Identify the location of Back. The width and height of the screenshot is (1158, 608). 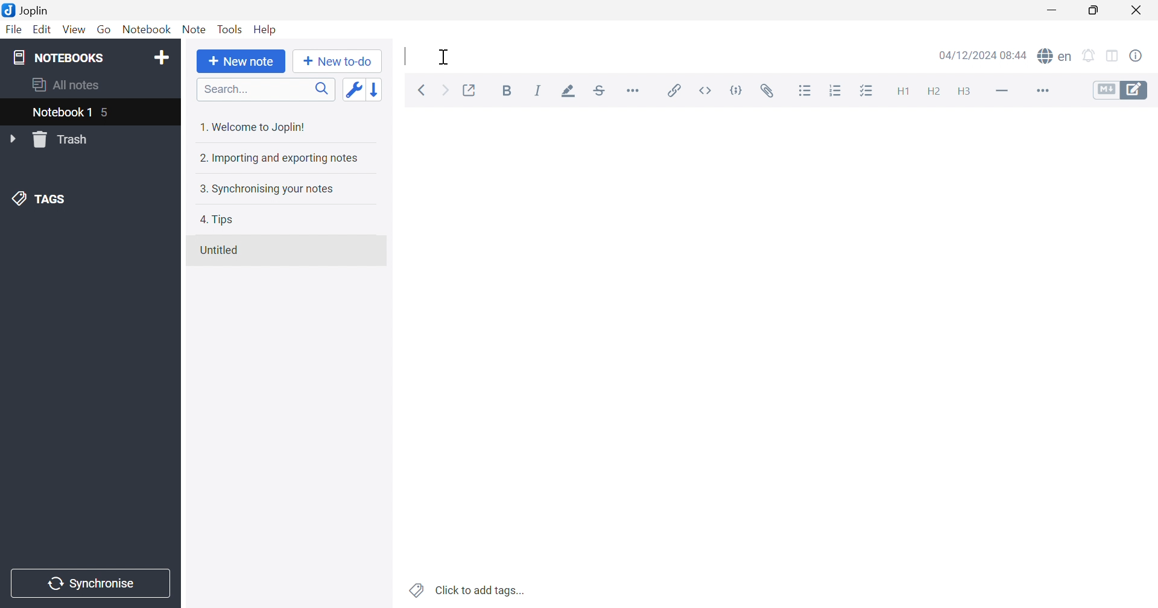
(421, 90).